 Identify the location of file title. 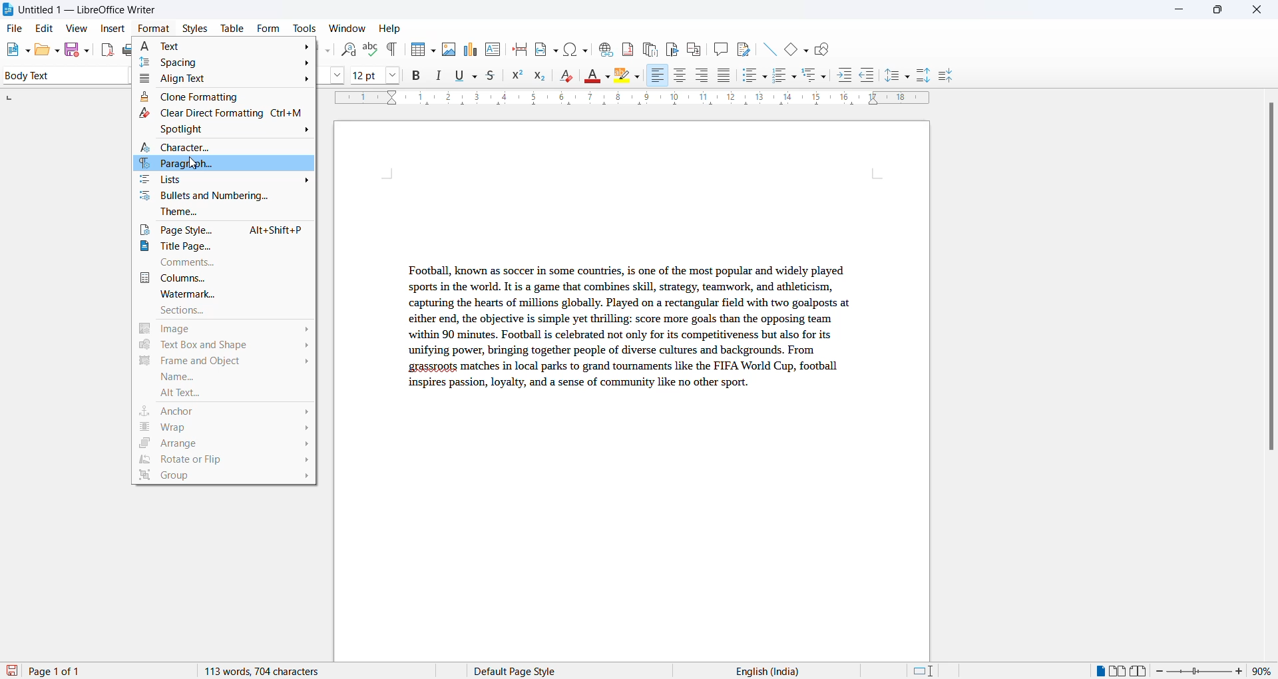
(81, 9).